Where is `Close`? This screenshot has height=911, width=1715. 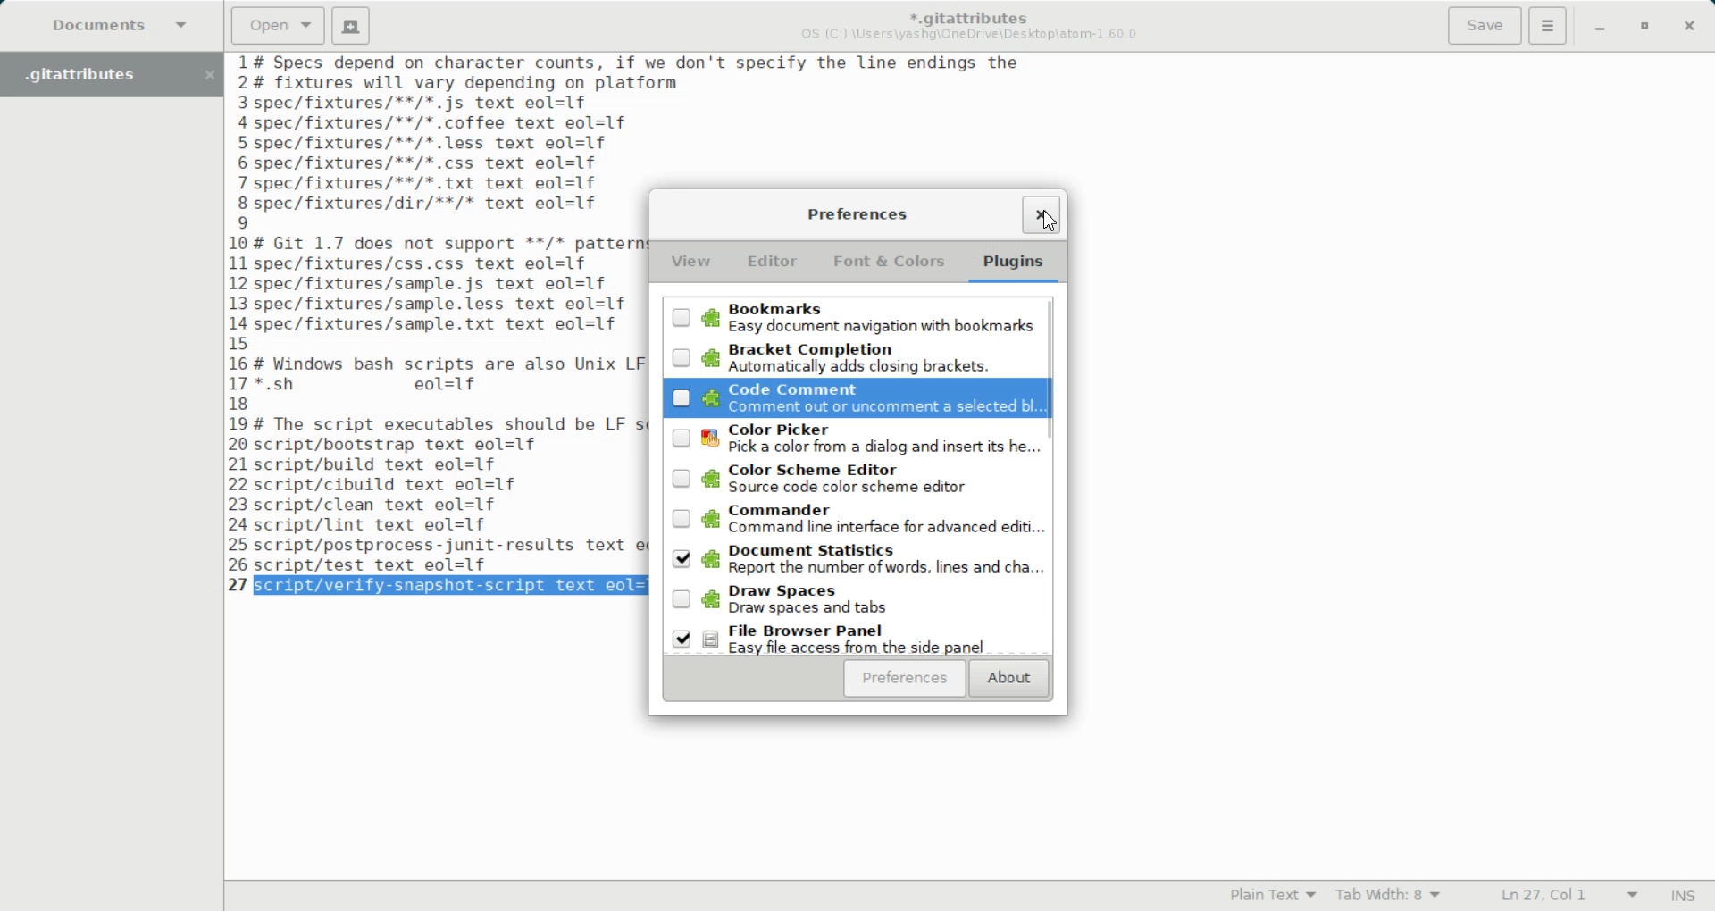
Close is located at coordinates (1689, 28).